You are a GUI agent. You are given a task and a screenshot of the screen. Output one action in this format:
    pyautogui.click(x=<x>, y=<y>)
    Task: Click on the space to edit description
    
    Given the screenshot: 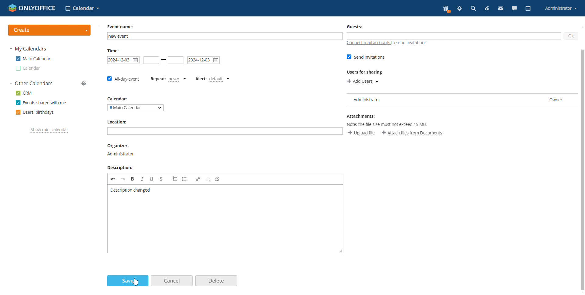 What is the action you would take?
    pyautogui.click(x=222, y=224)
    